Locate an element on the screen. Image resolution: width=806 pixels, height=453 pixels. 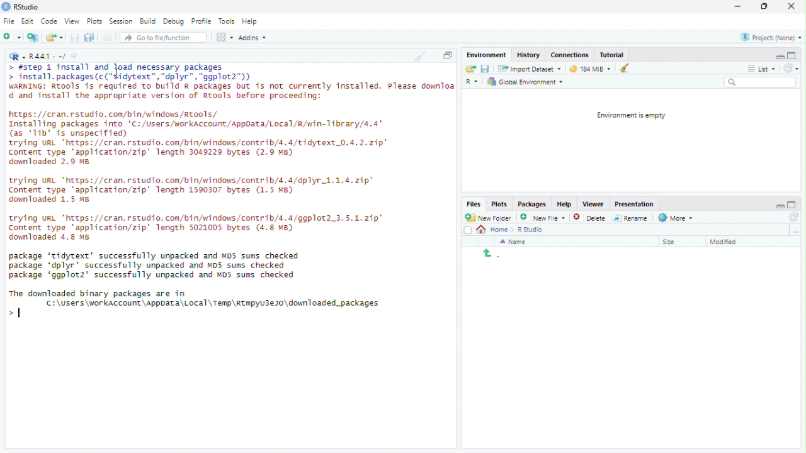
Modified is located at coordinates (726, 242).